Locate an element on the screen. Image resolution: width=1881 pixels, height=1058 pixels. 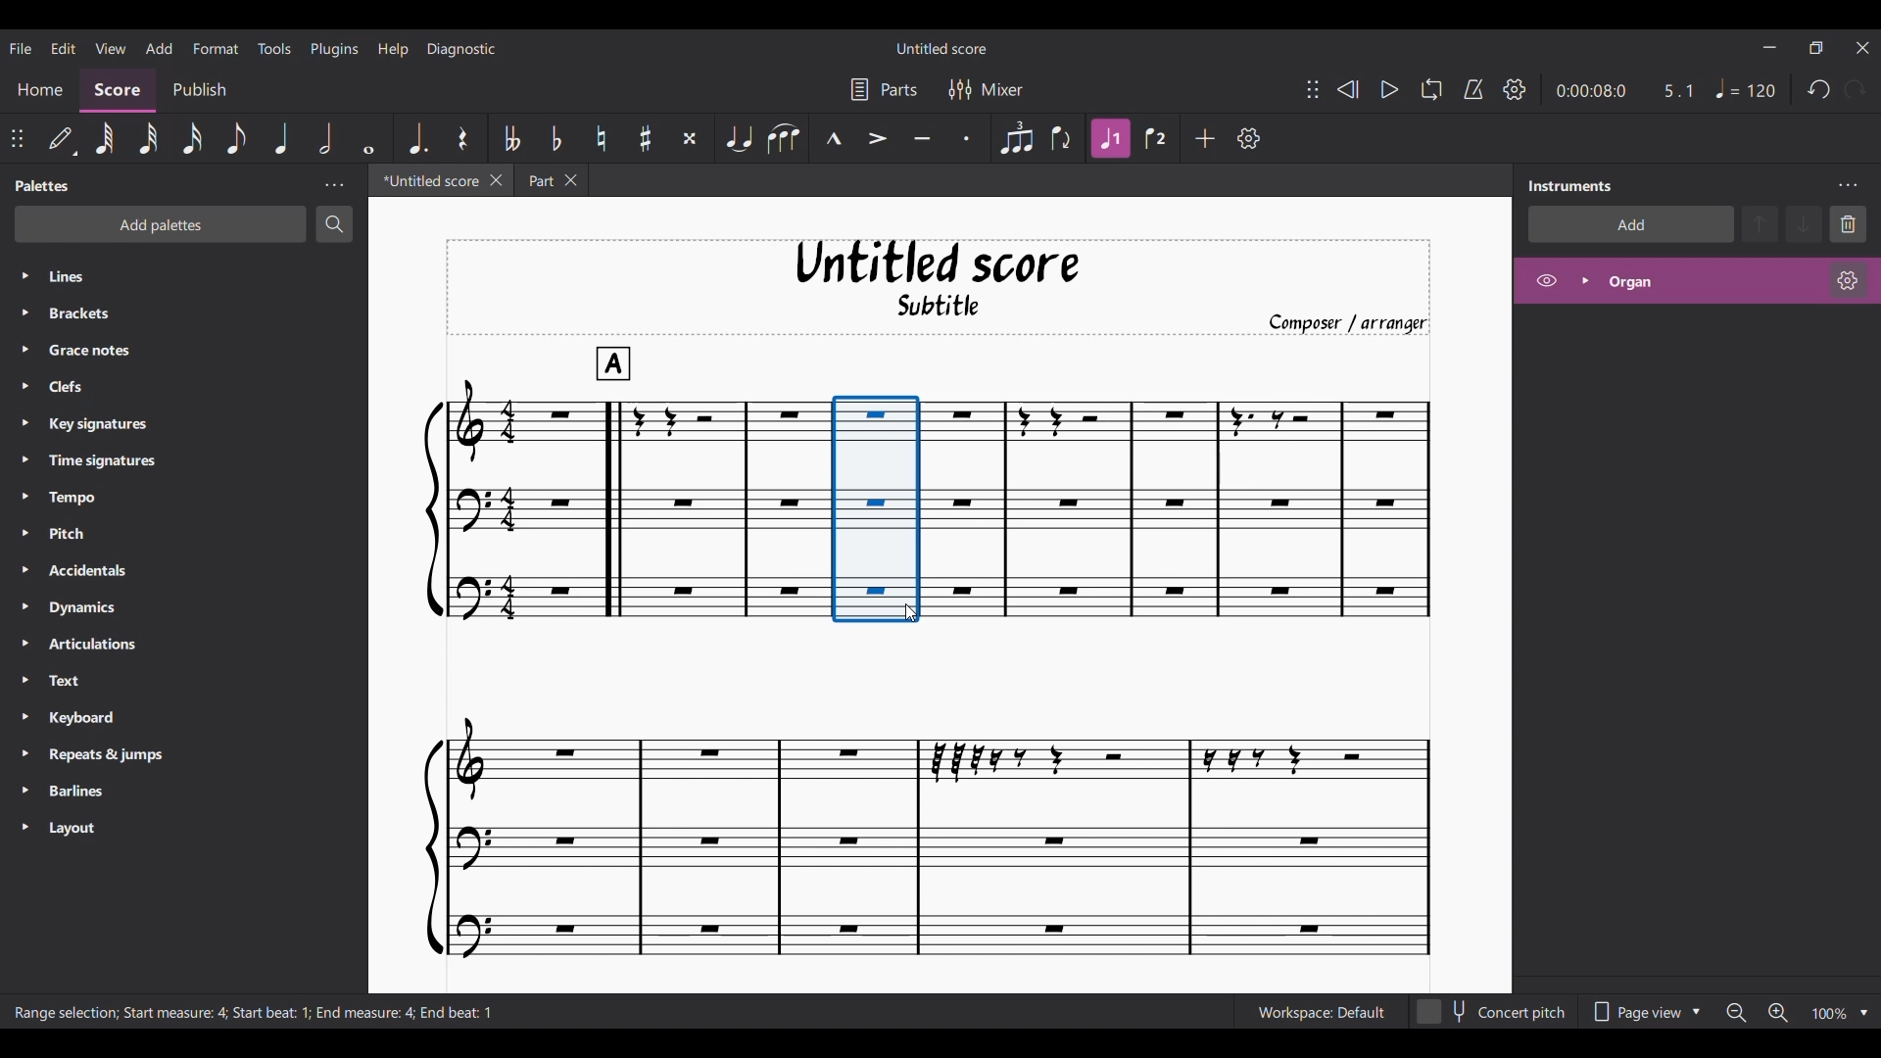
Tools menu is located at coordinates (274, 48).